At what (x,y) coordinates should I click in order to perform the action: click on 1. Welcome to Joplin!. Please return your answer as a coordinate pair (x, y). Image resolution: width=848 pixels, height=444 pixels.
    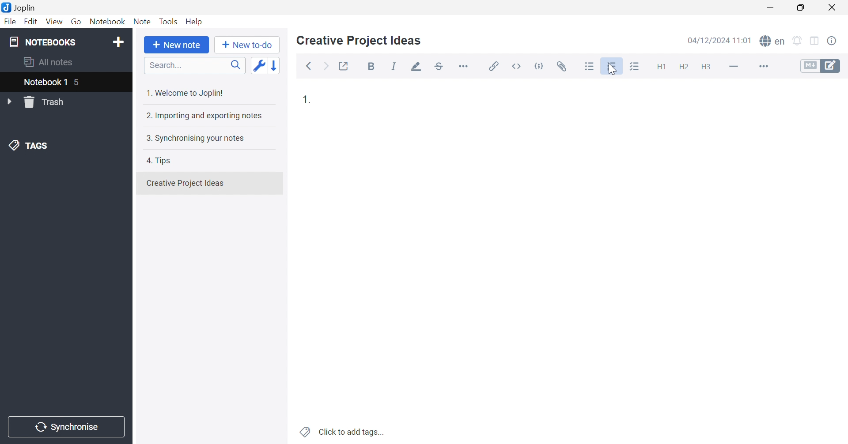
    Looking at the image, I should click on (189, 91).